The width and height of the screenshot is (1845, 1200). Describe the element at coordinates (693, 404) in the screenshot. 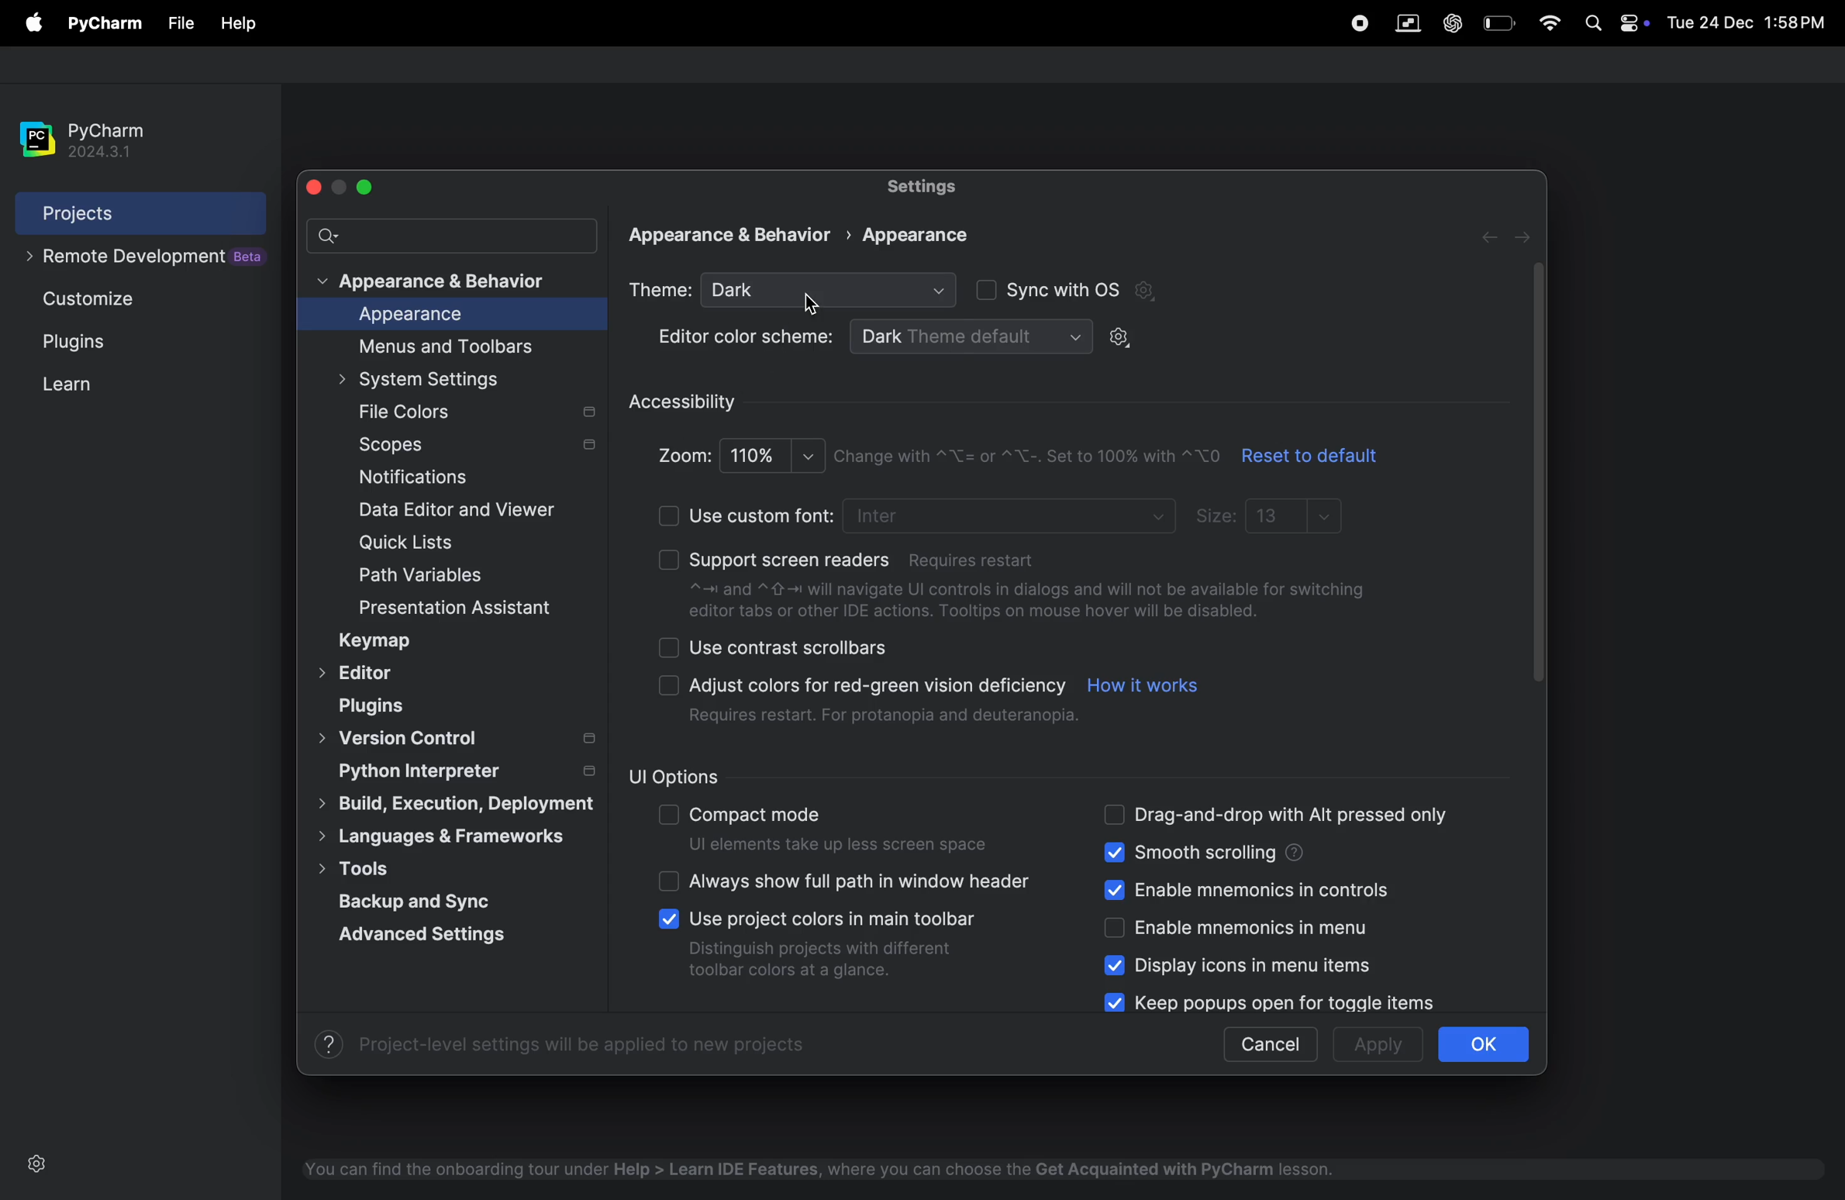

I see `accessibilty` at that location.